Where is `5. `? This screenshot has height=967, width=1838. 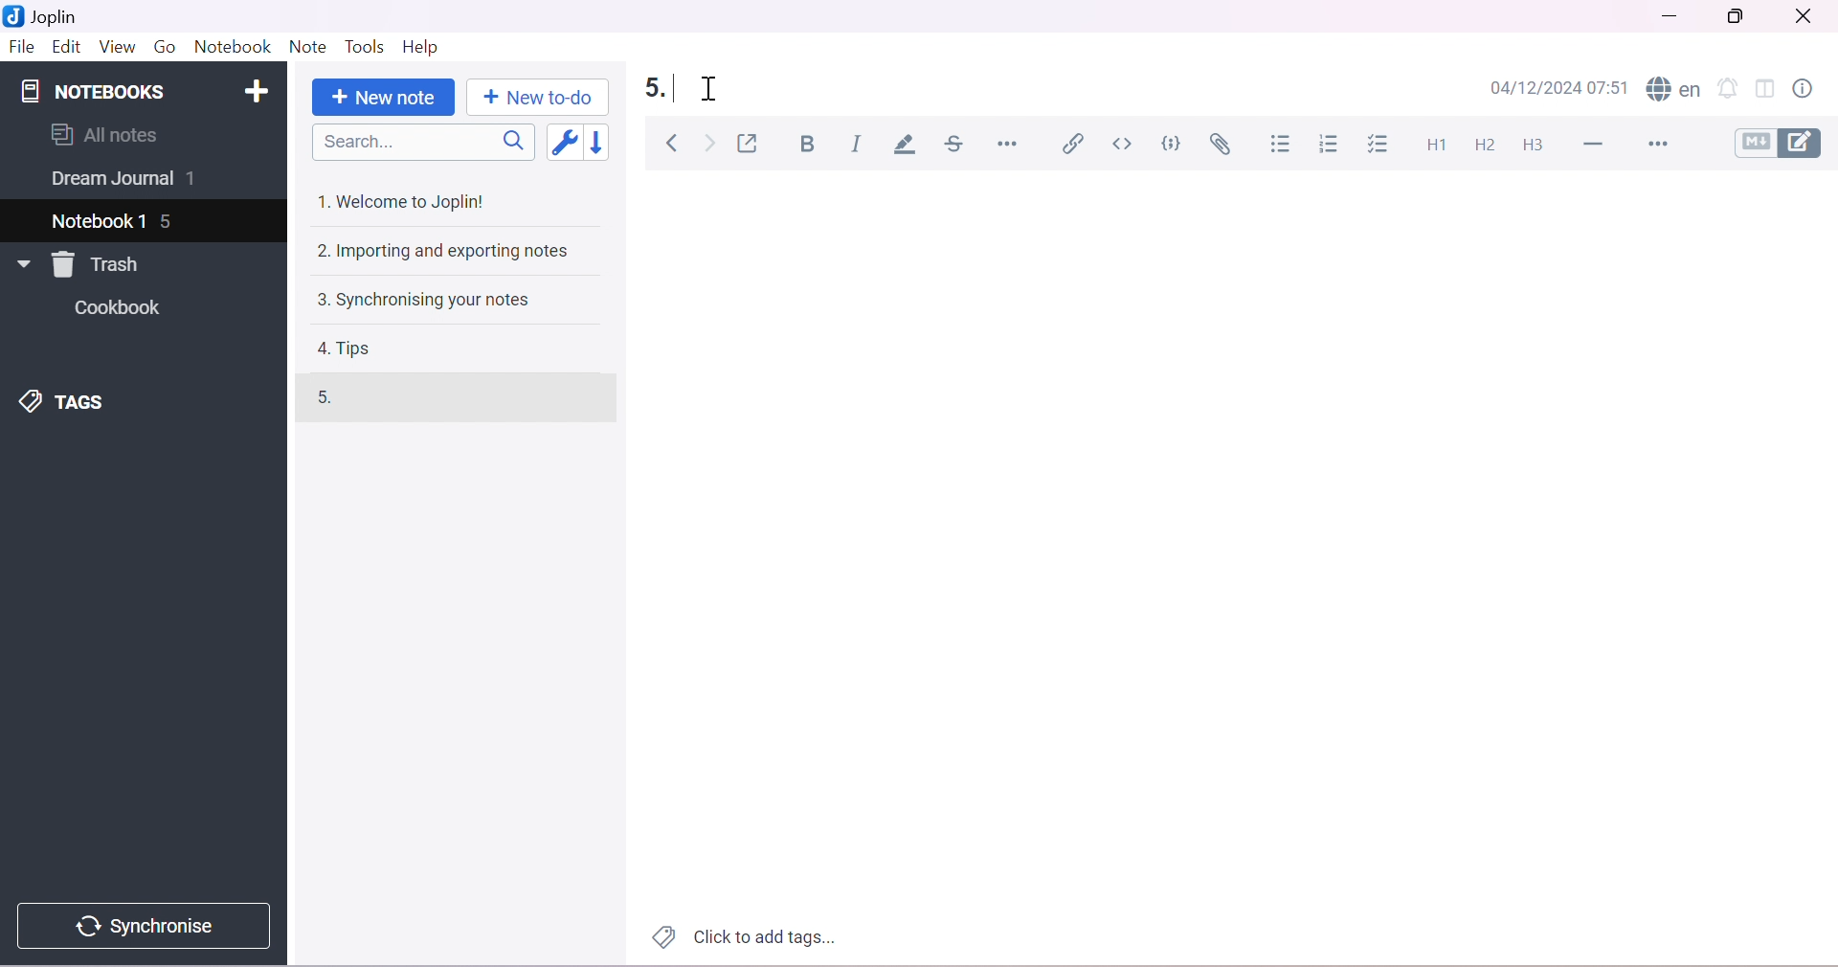 5.  is located at coordinates (329, 399).